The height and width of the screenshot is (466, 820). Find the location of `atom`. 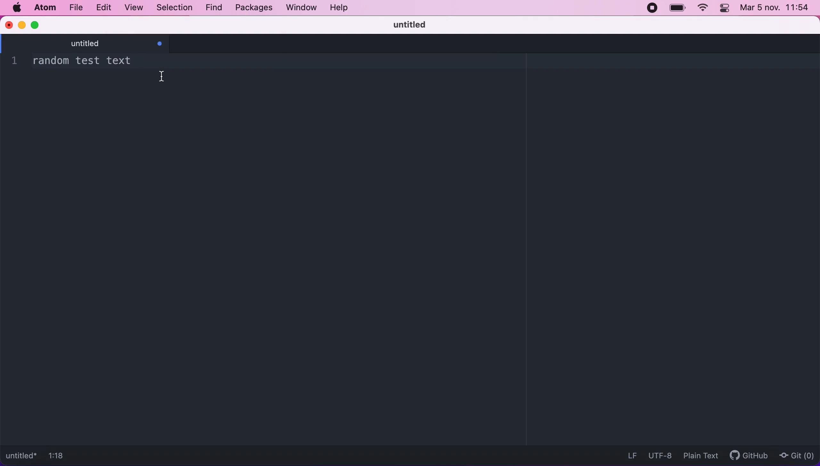

atom is located at coordinates (44, 8).